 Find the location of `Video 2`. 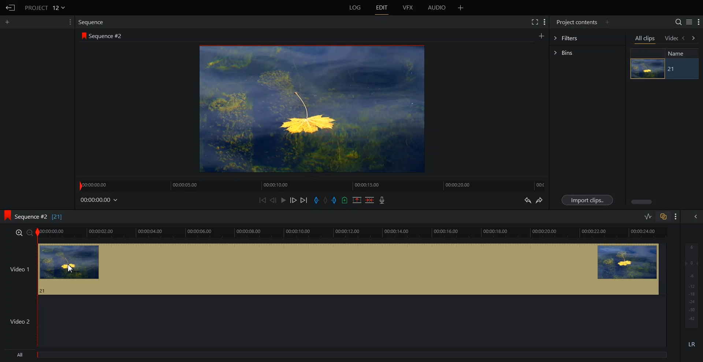

Video 2 is located at coordinates (21, 321).